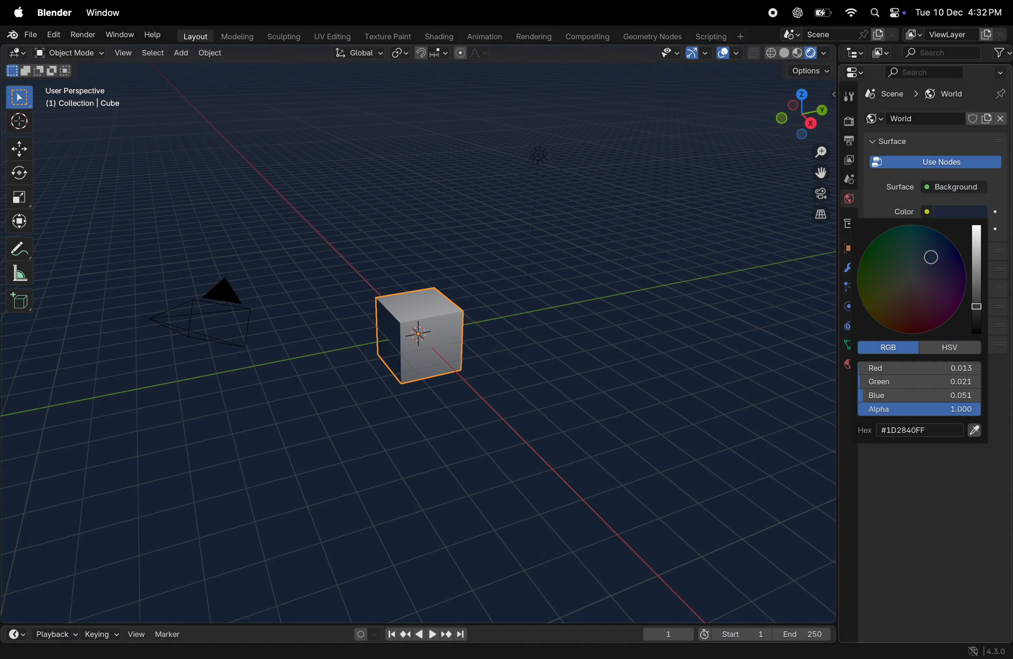 The width and height of the screenshot is (1013, 659). I want to click on Visibility, so click(670, 53).